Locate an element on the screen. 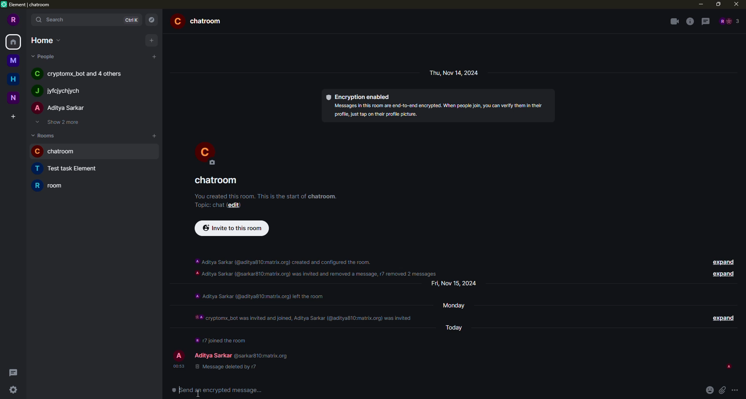 The height and width of the screenshot is (399, 746). show 2 more is located at coordinates (61, 123).